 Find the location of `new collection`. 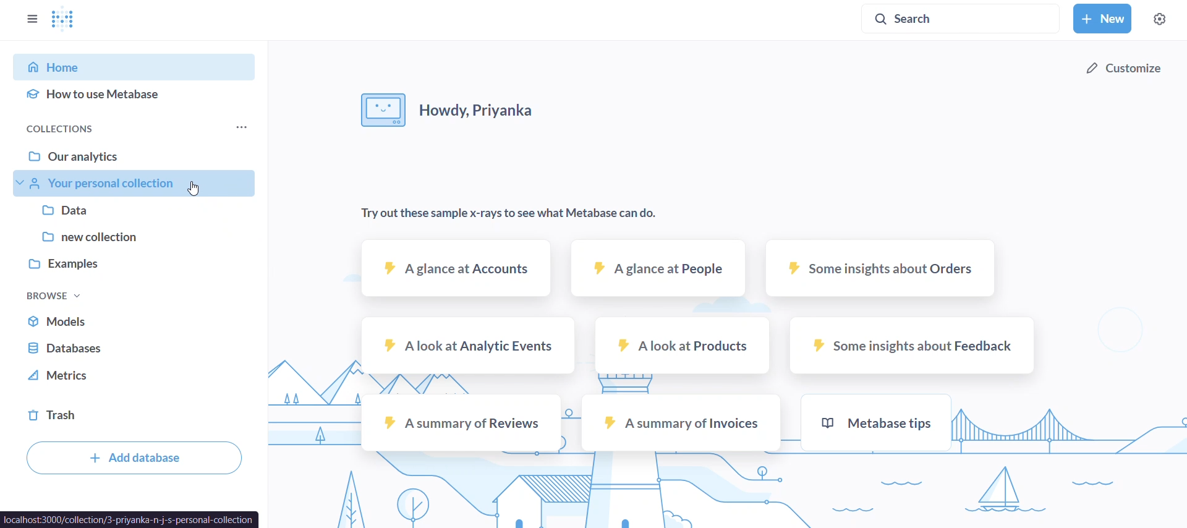

new collection is located at coordinates (138, 234).